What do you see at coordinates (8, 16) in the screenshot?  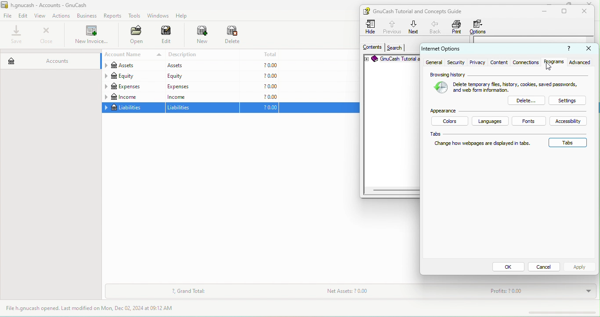 I see `file` at bounding box center [8, 16].